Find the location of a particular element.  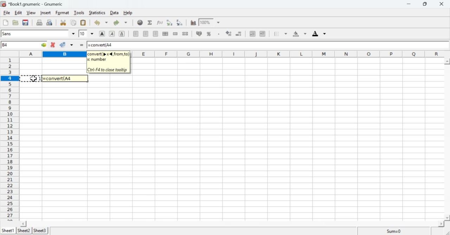

Insert is located at coordinates (46, 13).